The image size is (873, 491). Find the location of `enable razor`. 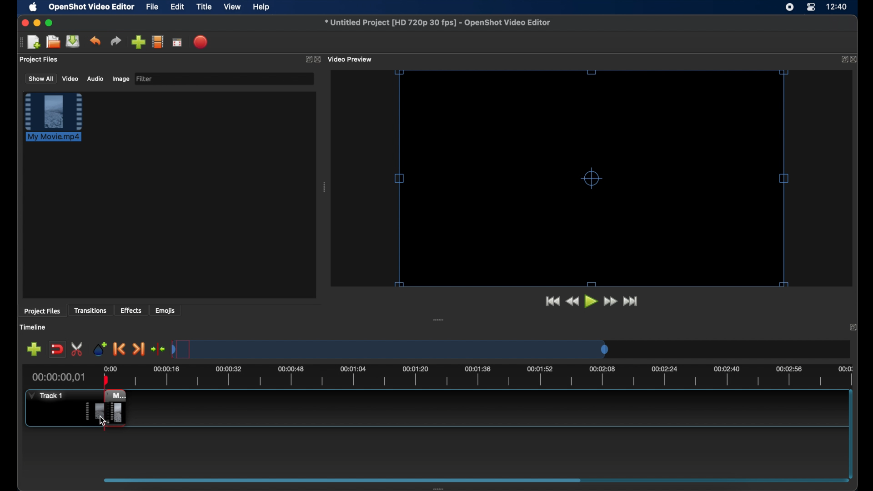

enable razor is located at coordinates (78, 348).